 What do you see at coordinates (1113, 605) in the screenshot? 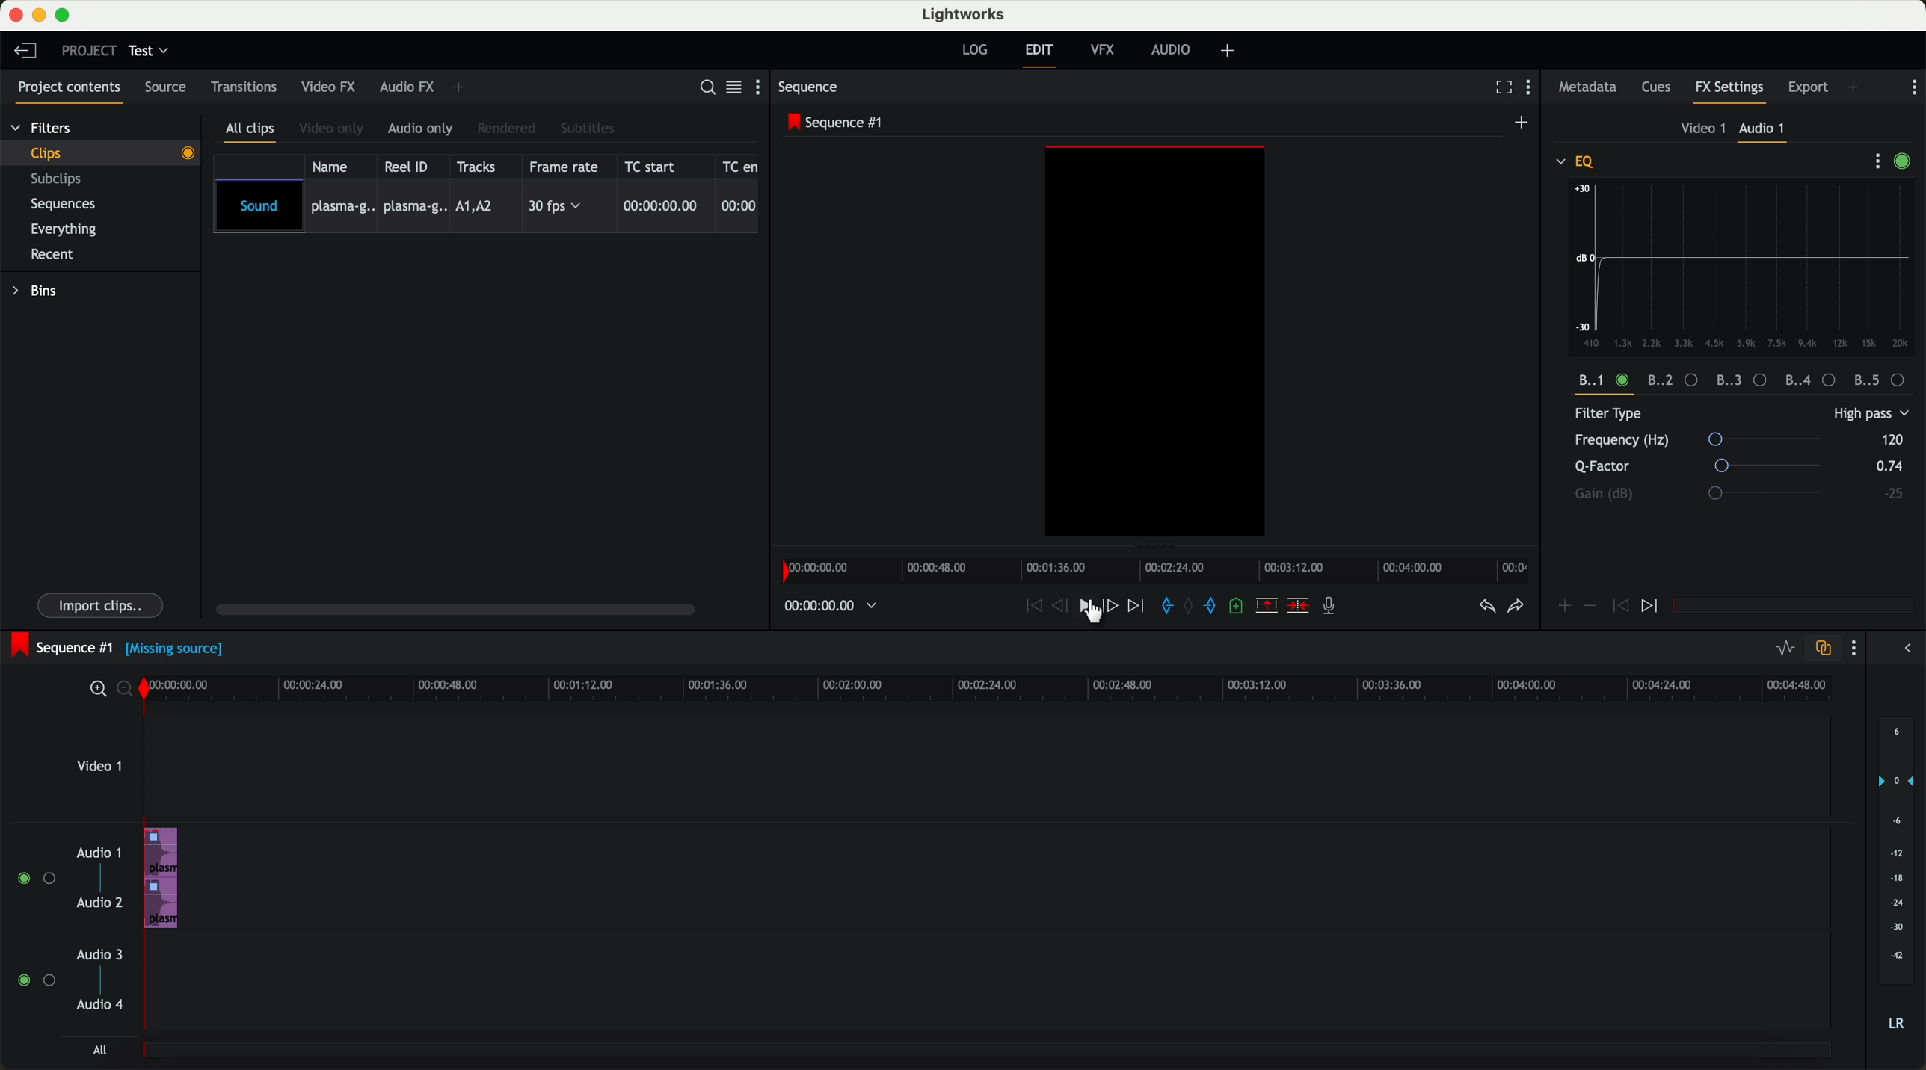
I see `nudge one frame foward` at bounding box center [1113, 605].